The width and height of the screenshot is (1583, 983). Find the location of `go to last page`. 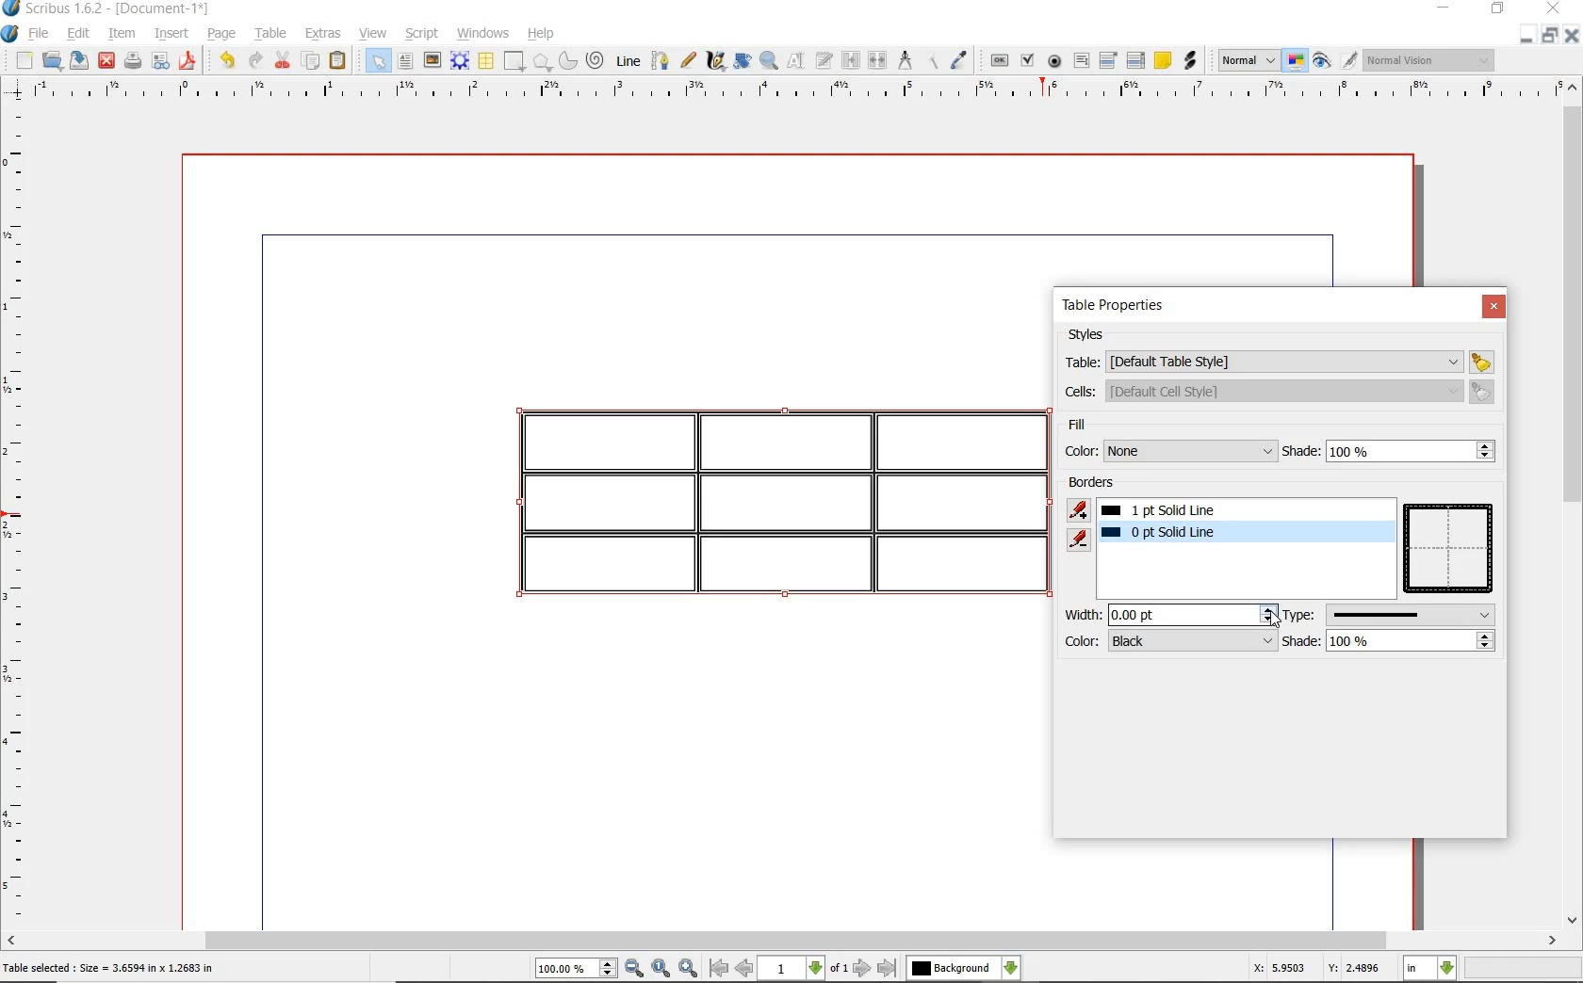

go to last page is located at coordinates (889, 967).